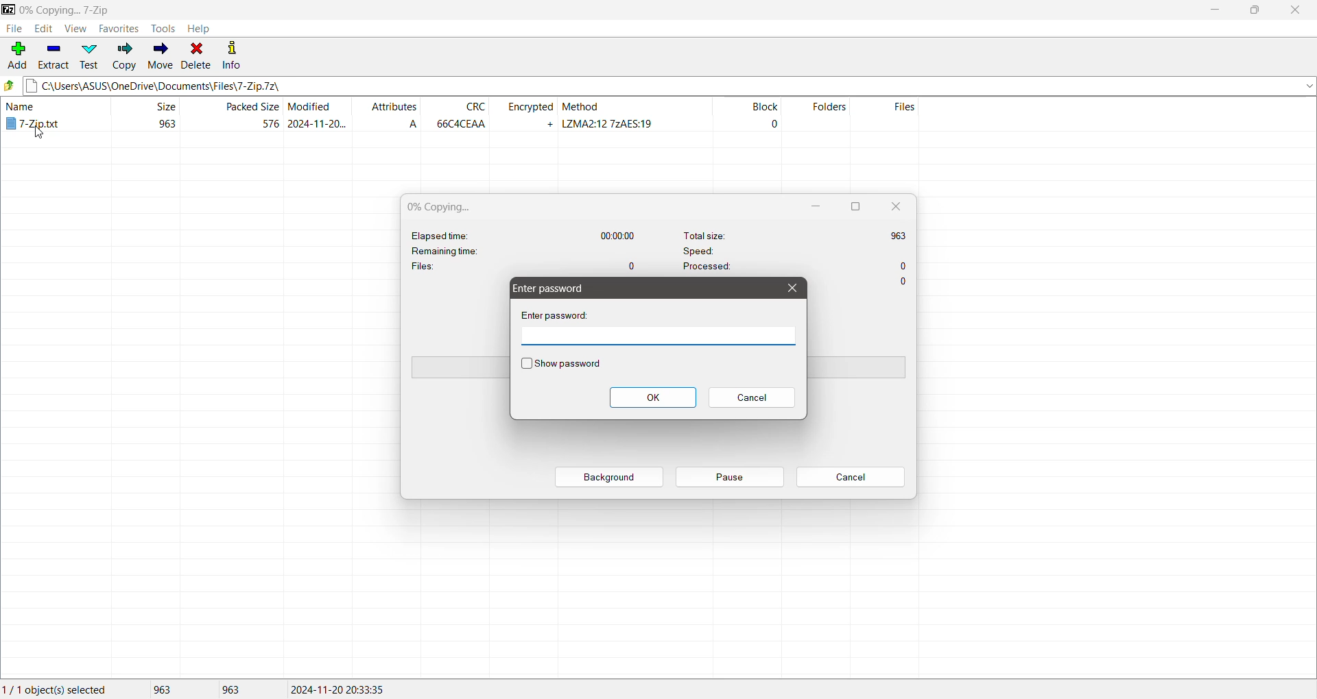 The width and height of the screenshot is (1317, 699). What do you see at coordinates (237, 689) in the screenshot?
I see `963` at bounding box center [237, 689].